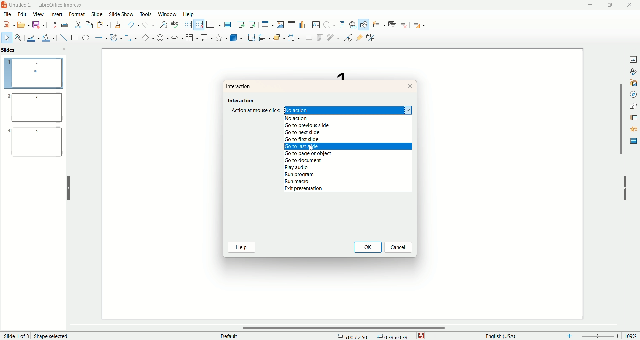 The image size is (640, 340). What do you see at coordinates (239, 86) in the screenshot?
I see `interaction` at bounding box center [239, 86].